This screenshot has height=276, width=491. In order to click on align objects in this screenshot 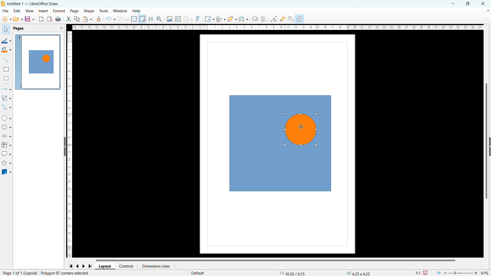, I will do `click(220, 19)`.